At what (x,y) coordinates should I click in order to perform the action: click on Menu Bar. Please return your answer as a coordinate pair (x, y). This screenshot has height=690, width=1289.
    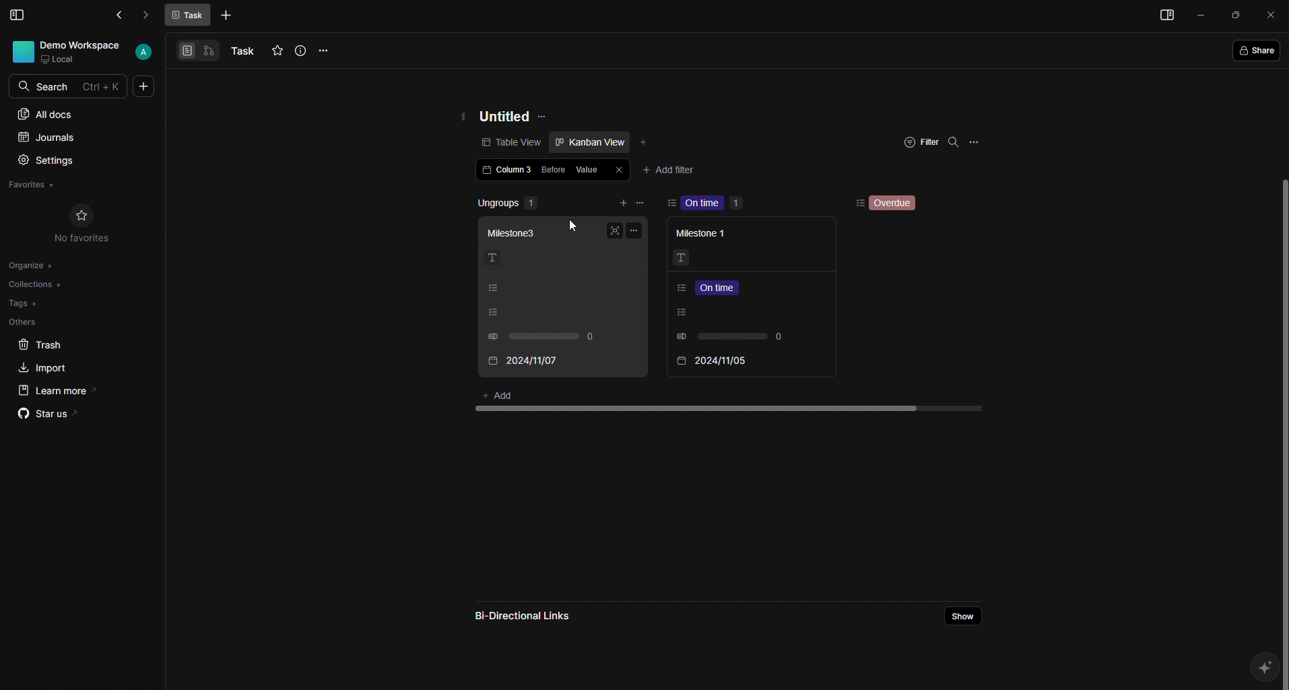
    Looking at the image, I should click on (18, 13).